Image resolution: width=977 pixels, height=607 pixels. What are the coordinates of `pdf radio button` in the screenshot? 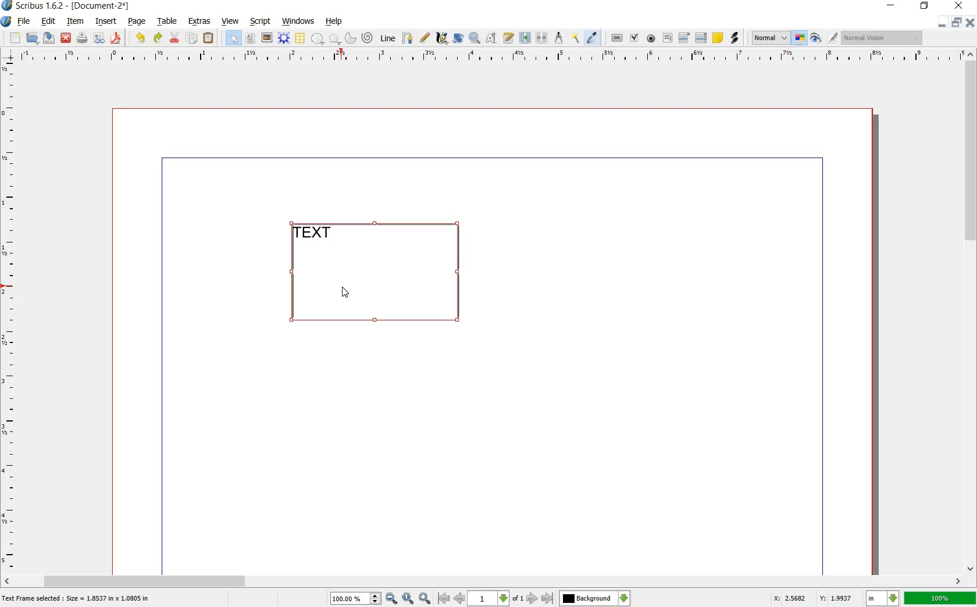 It's located at (651, 38).